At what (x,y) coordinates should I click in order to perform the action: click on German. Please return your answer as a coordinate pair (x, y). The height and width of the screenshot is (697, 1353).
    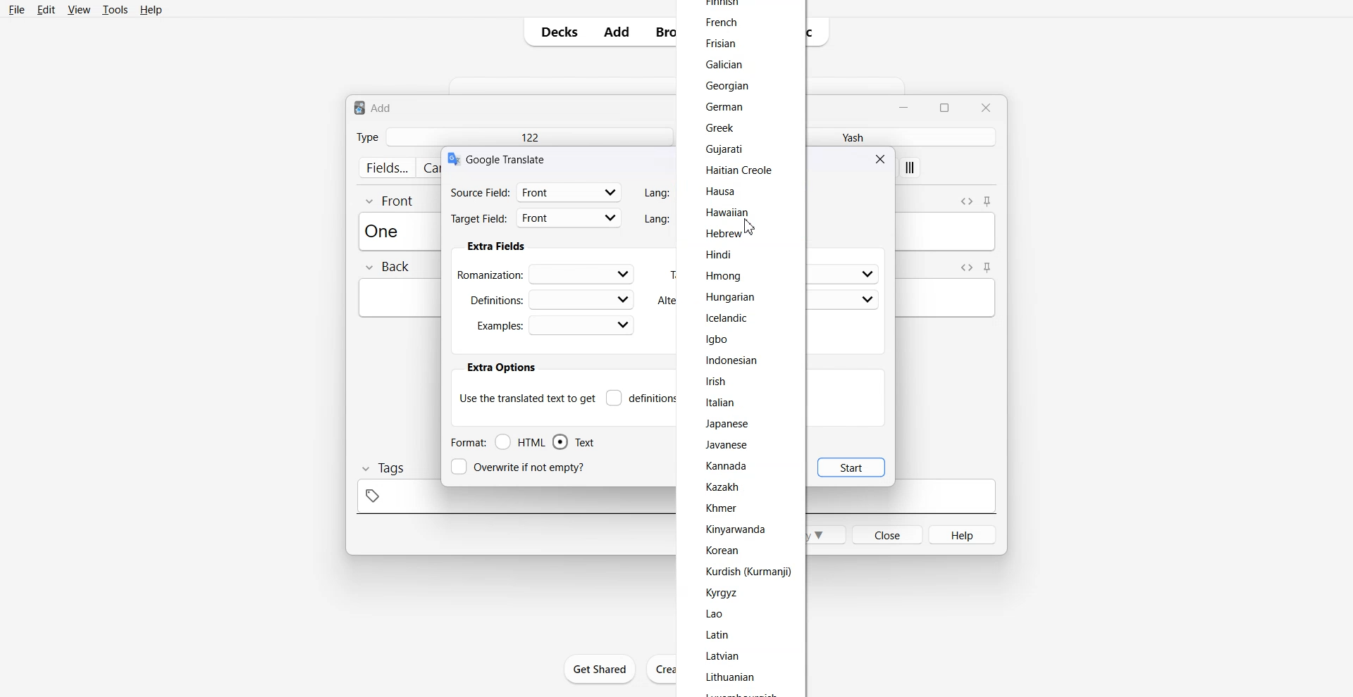
    Looking at the image, I should click on (724, 107).